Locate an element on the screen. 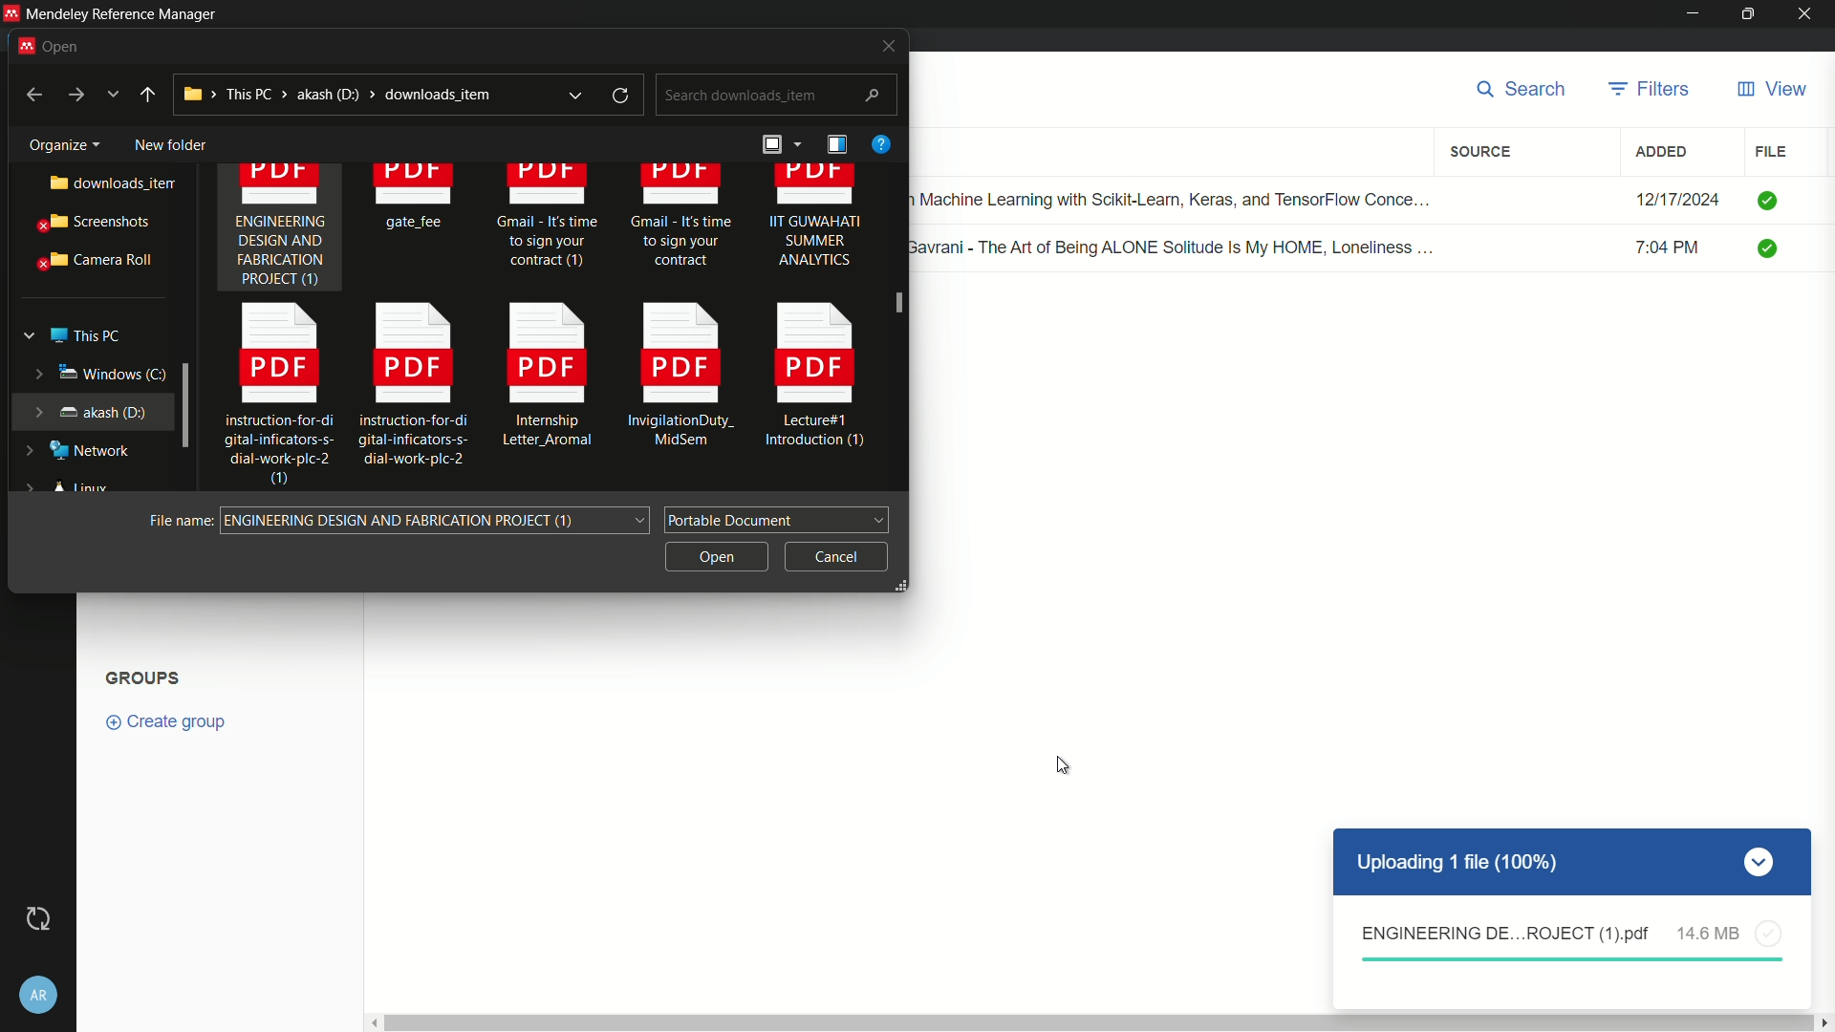  expand window is located at coordinates (187, 403).